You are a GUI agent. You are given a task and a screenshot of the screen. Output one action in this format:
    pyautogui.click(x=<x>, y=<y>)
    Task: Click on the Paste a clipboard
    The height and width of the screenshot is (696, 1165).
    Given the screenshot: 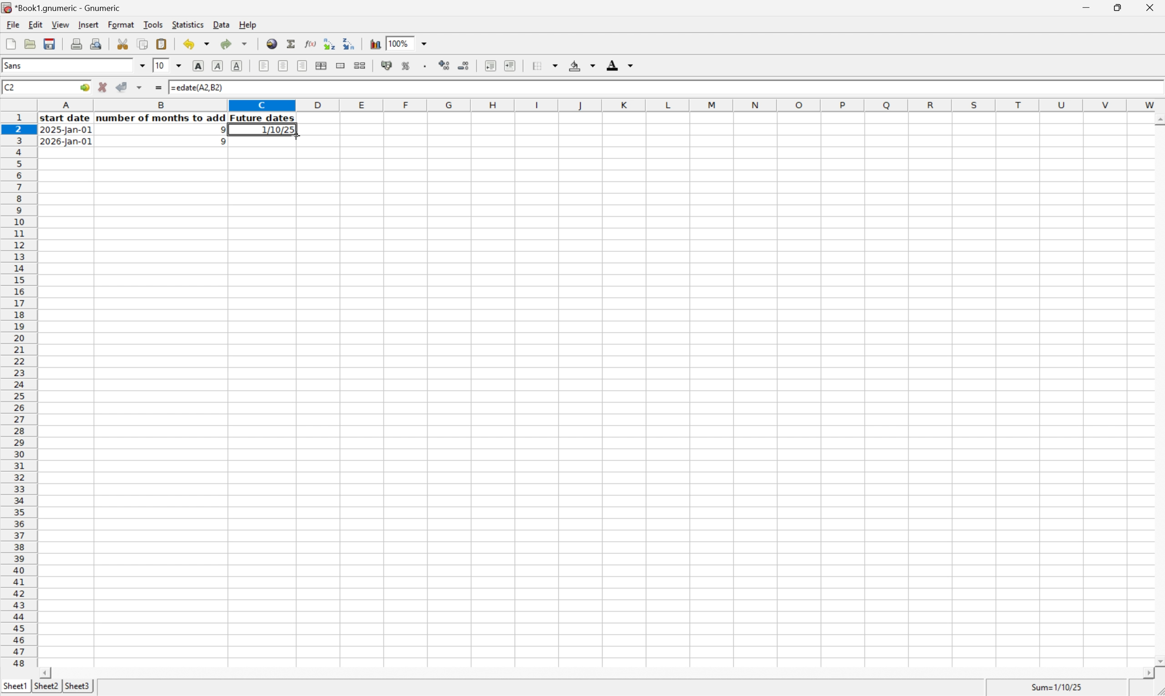 What is the action you would take?
    pyautogui.click(x=163, y=44)
    